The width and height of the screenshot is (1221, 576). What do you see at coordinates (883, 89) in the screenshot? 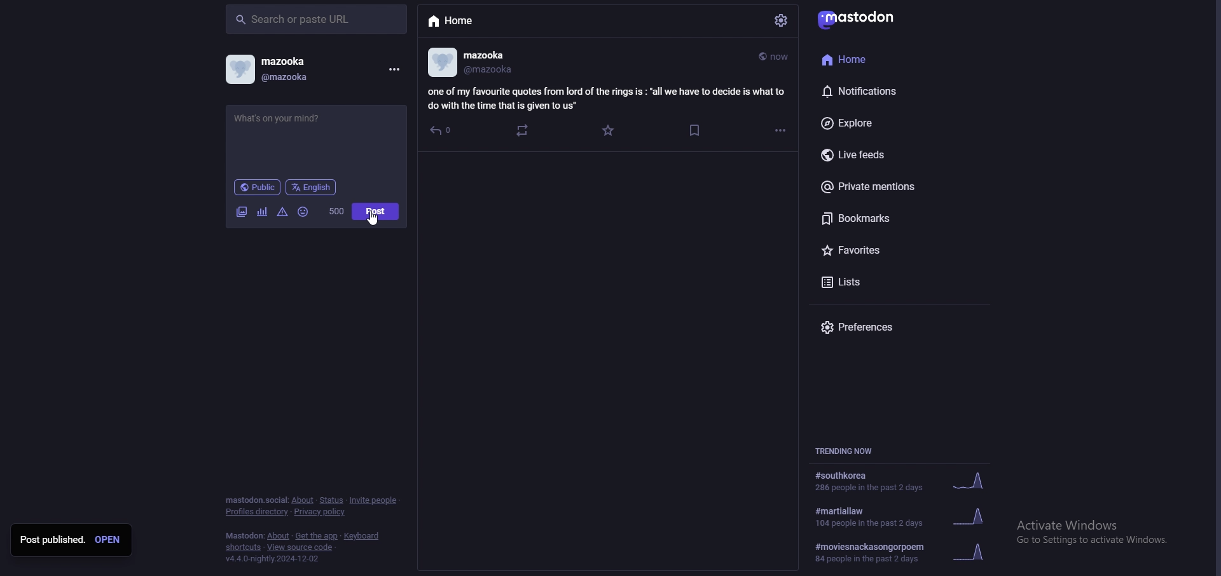
I see `notifications` at bounding box center [883, 89].